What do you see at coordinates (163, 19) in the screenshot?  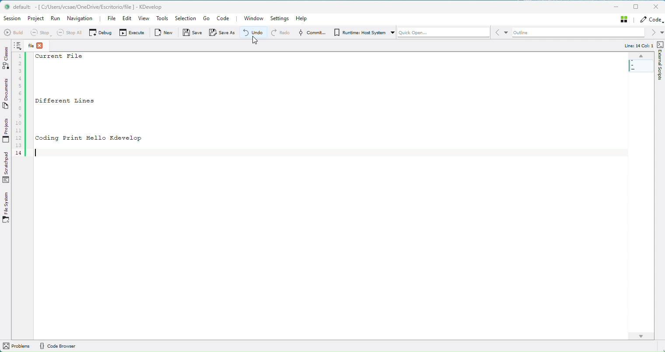 I see `Tools` at bounding box center [163, 19].